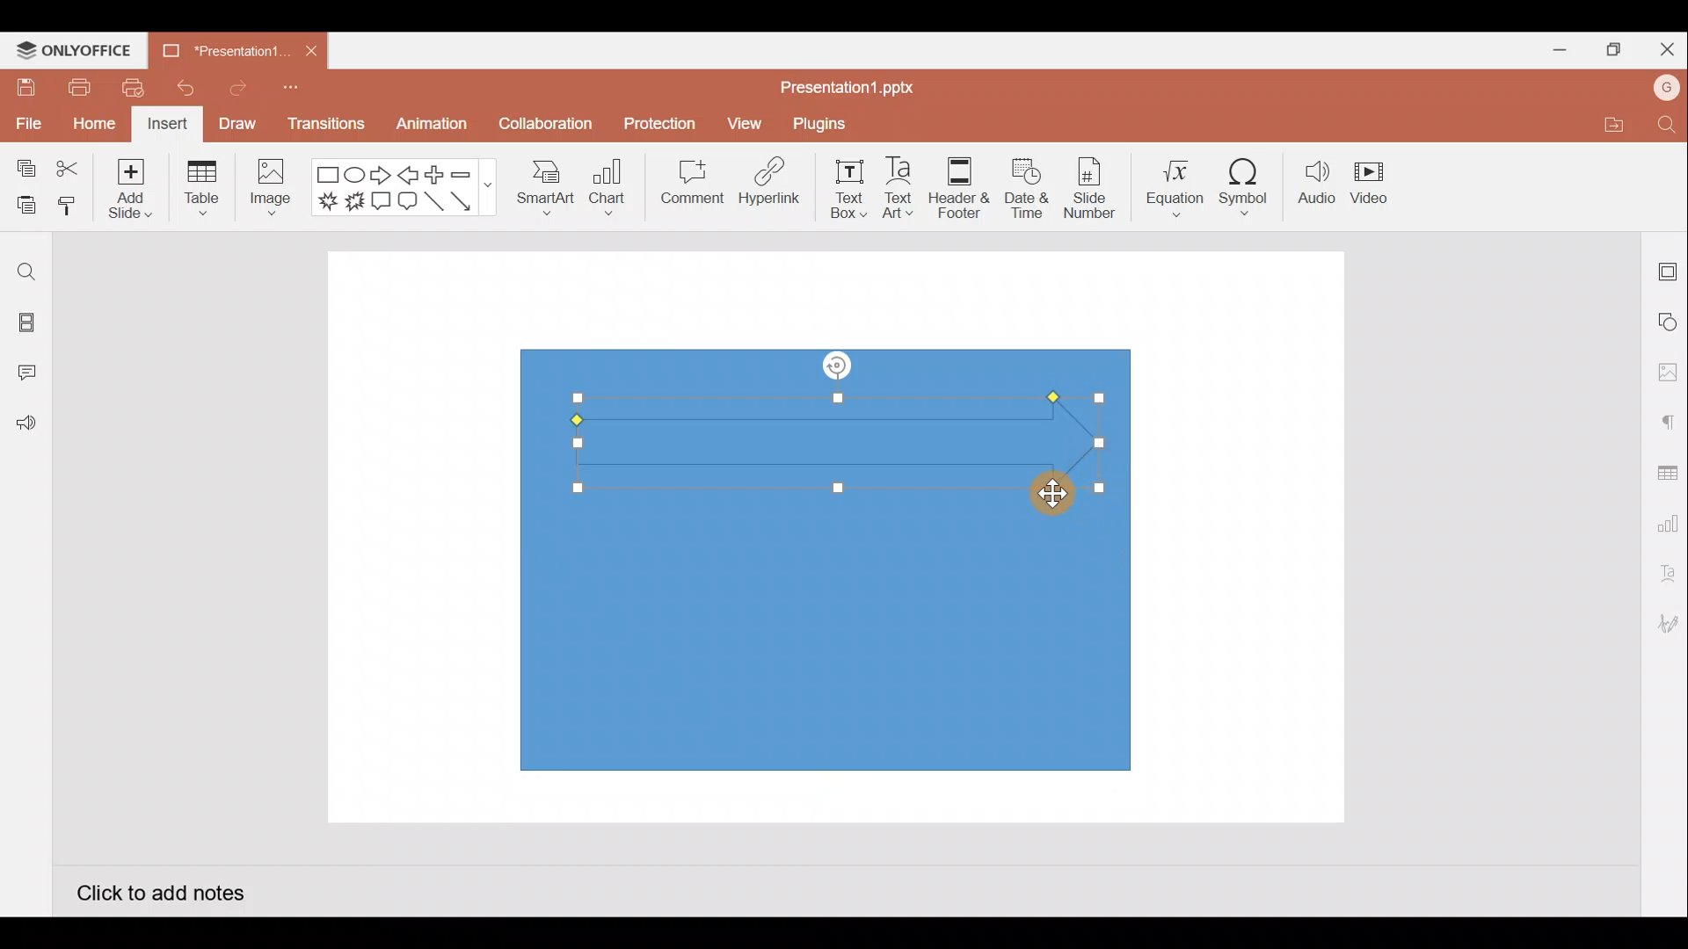 The width and height of the screenshot is (1688, 949). Describe the element at coordinates (1663, 46) in the screenshot. I see `Close` at that location.